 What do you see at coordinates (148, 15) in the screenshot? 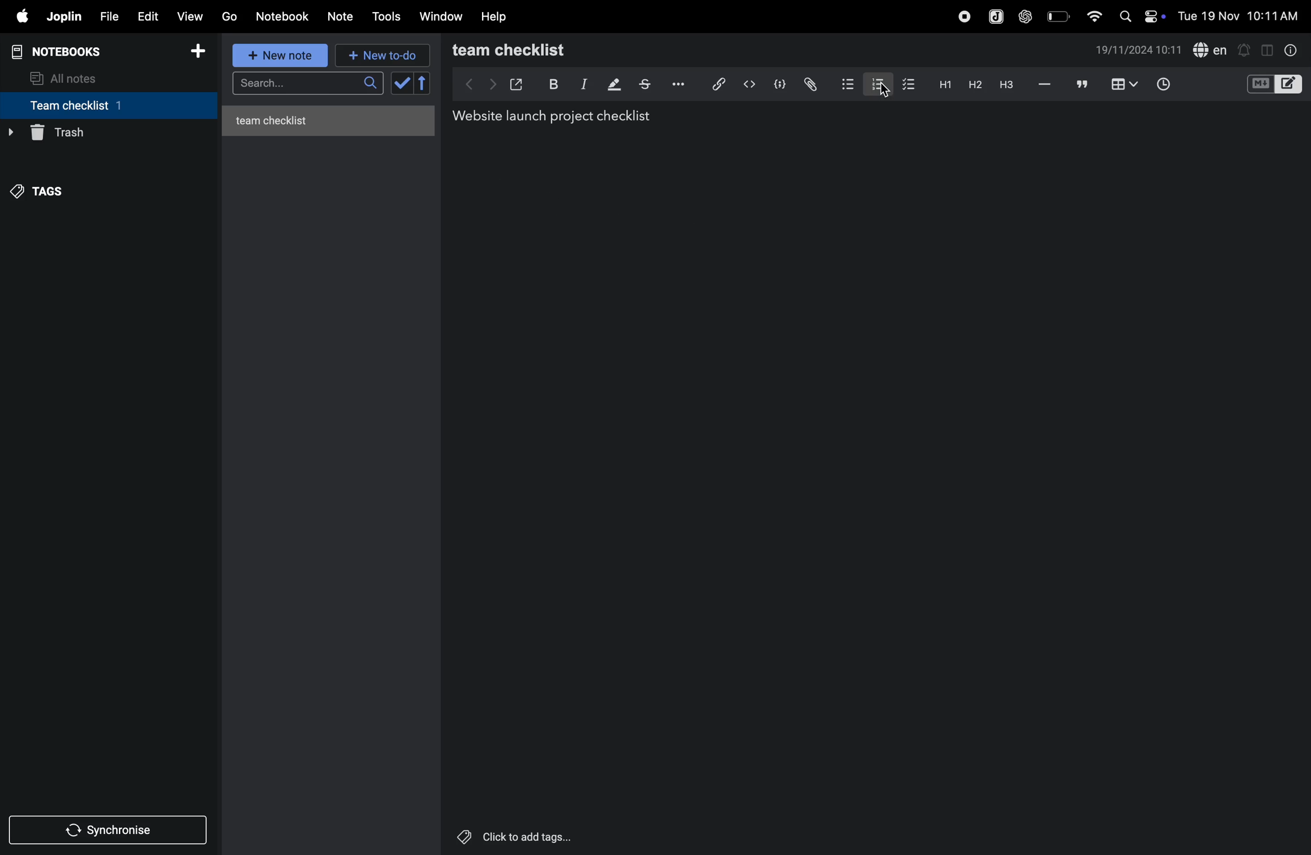
I see `edit` at bounding box center [148, 15].